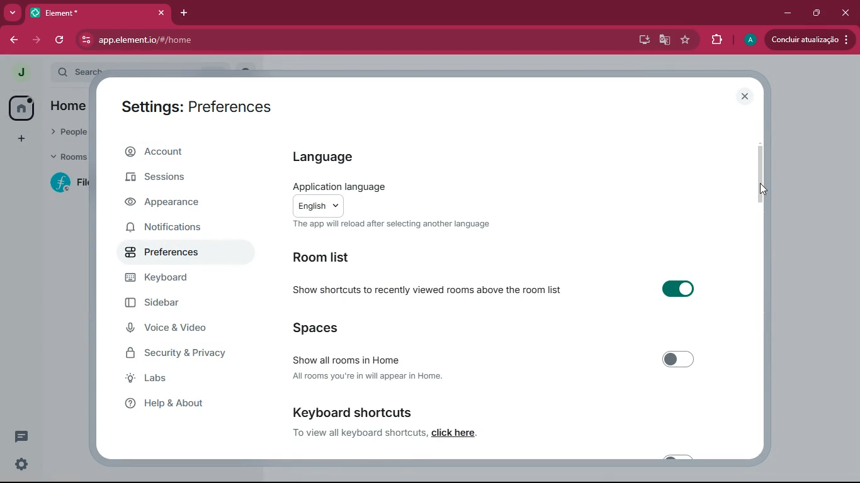 This screenshot has height=483, width=860. Describe the element at coordinates (764, 189) in the screenshot. I see `mouse down` at that location.